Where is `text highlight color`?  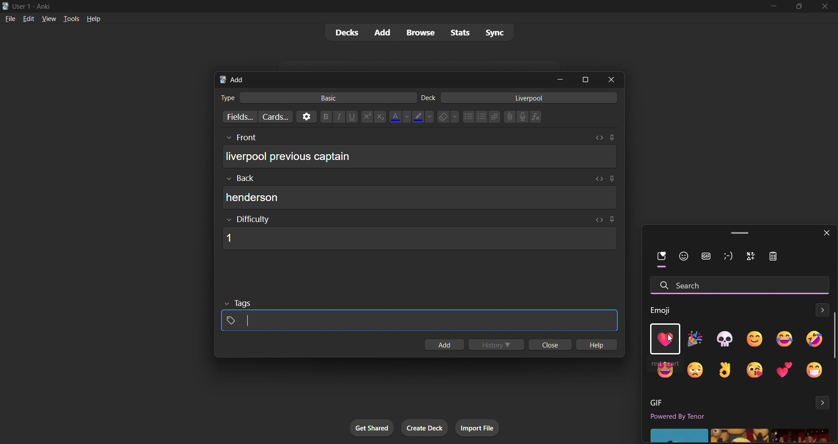
text highlight color is located at coordinates (423, 116).